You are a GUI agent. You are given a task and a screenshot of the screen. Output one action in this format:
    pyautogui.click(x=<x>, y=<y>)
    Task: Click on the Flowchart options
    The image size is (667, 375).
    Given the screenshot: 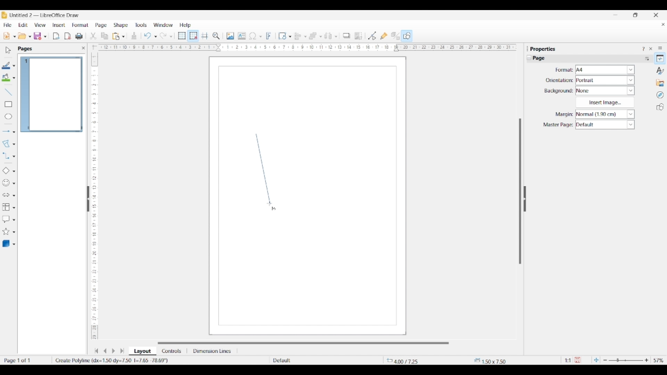 What is the action you would take?
    pyautogui.click(x=14, y=208)
    